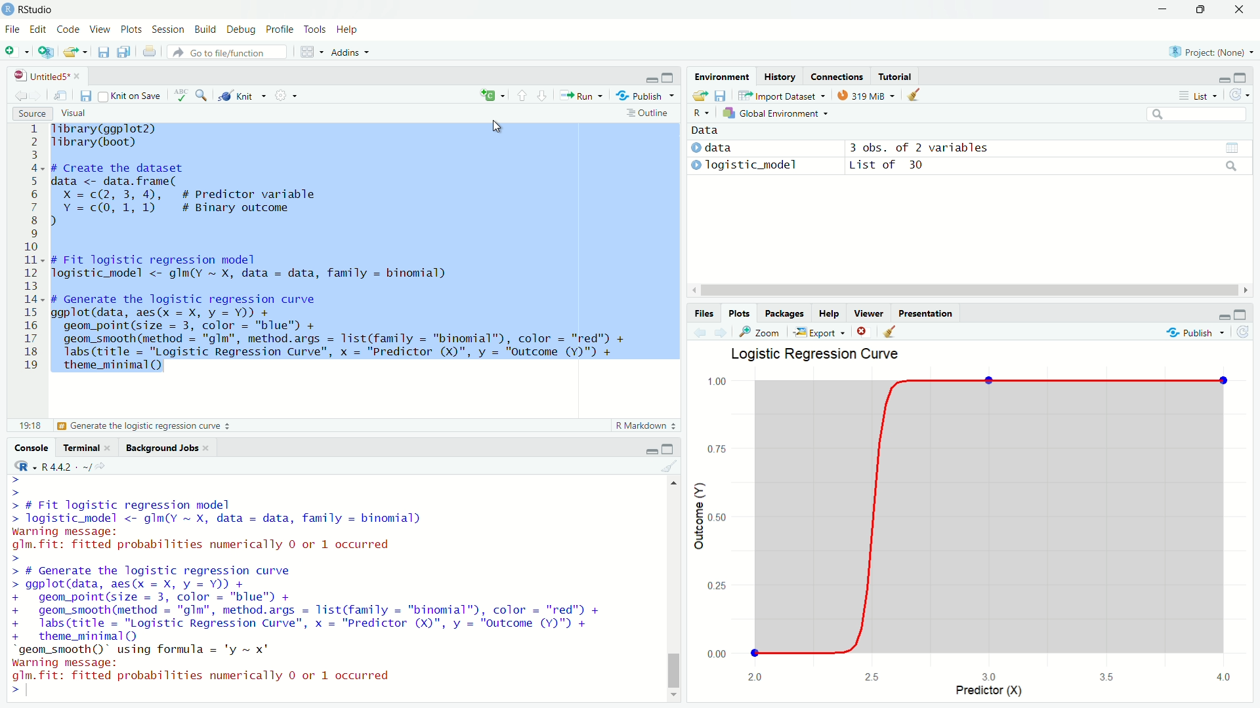 The width and height of the screenshot is (1260, 708). What do you see at coordinates (240, 29) in the screenshot?
I see `Debug` at bounding box center [240, 29].